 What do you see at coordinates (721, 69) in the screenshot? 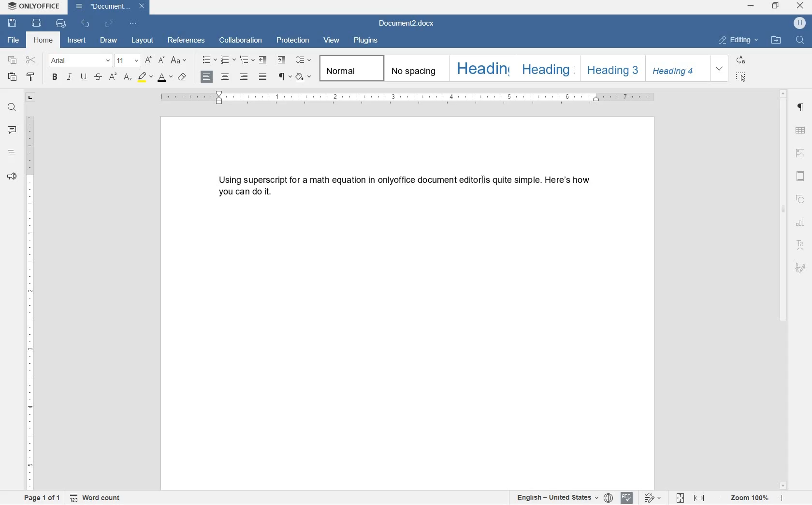
I see `EXPAND FORMATTING STYLE` at bounding box center [721, 69].